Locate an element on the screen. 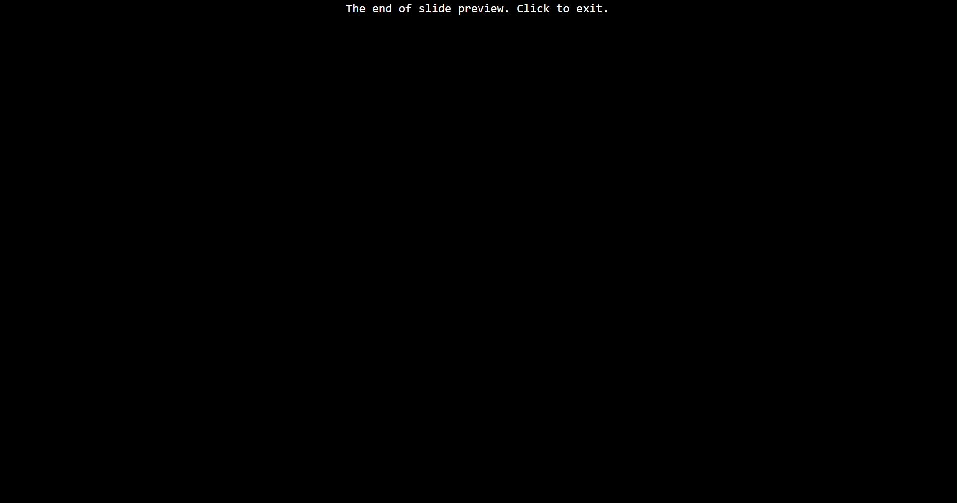 The height and width of the screenshot is (503, 957). The end of slide preview. Click to exit. is located at coordinates (477, 11).